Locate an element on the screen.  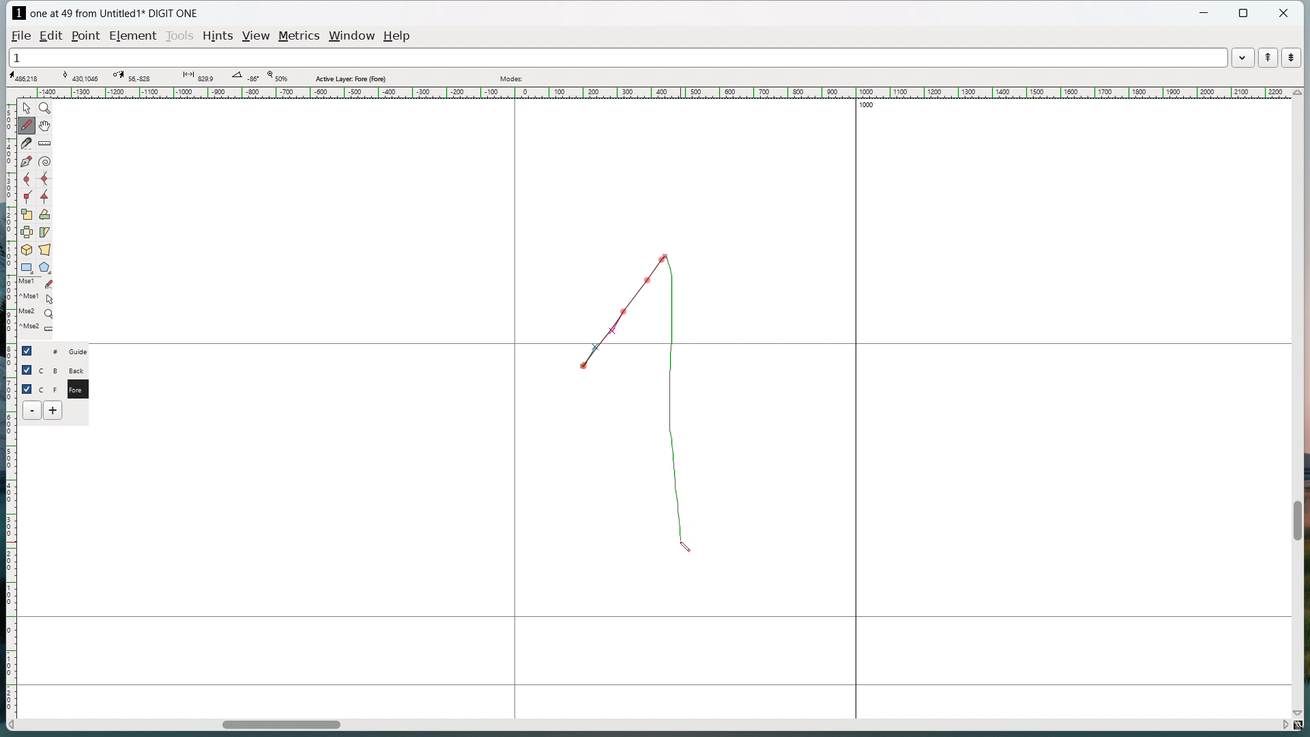
maximize is located at coordinates (1244, 14).